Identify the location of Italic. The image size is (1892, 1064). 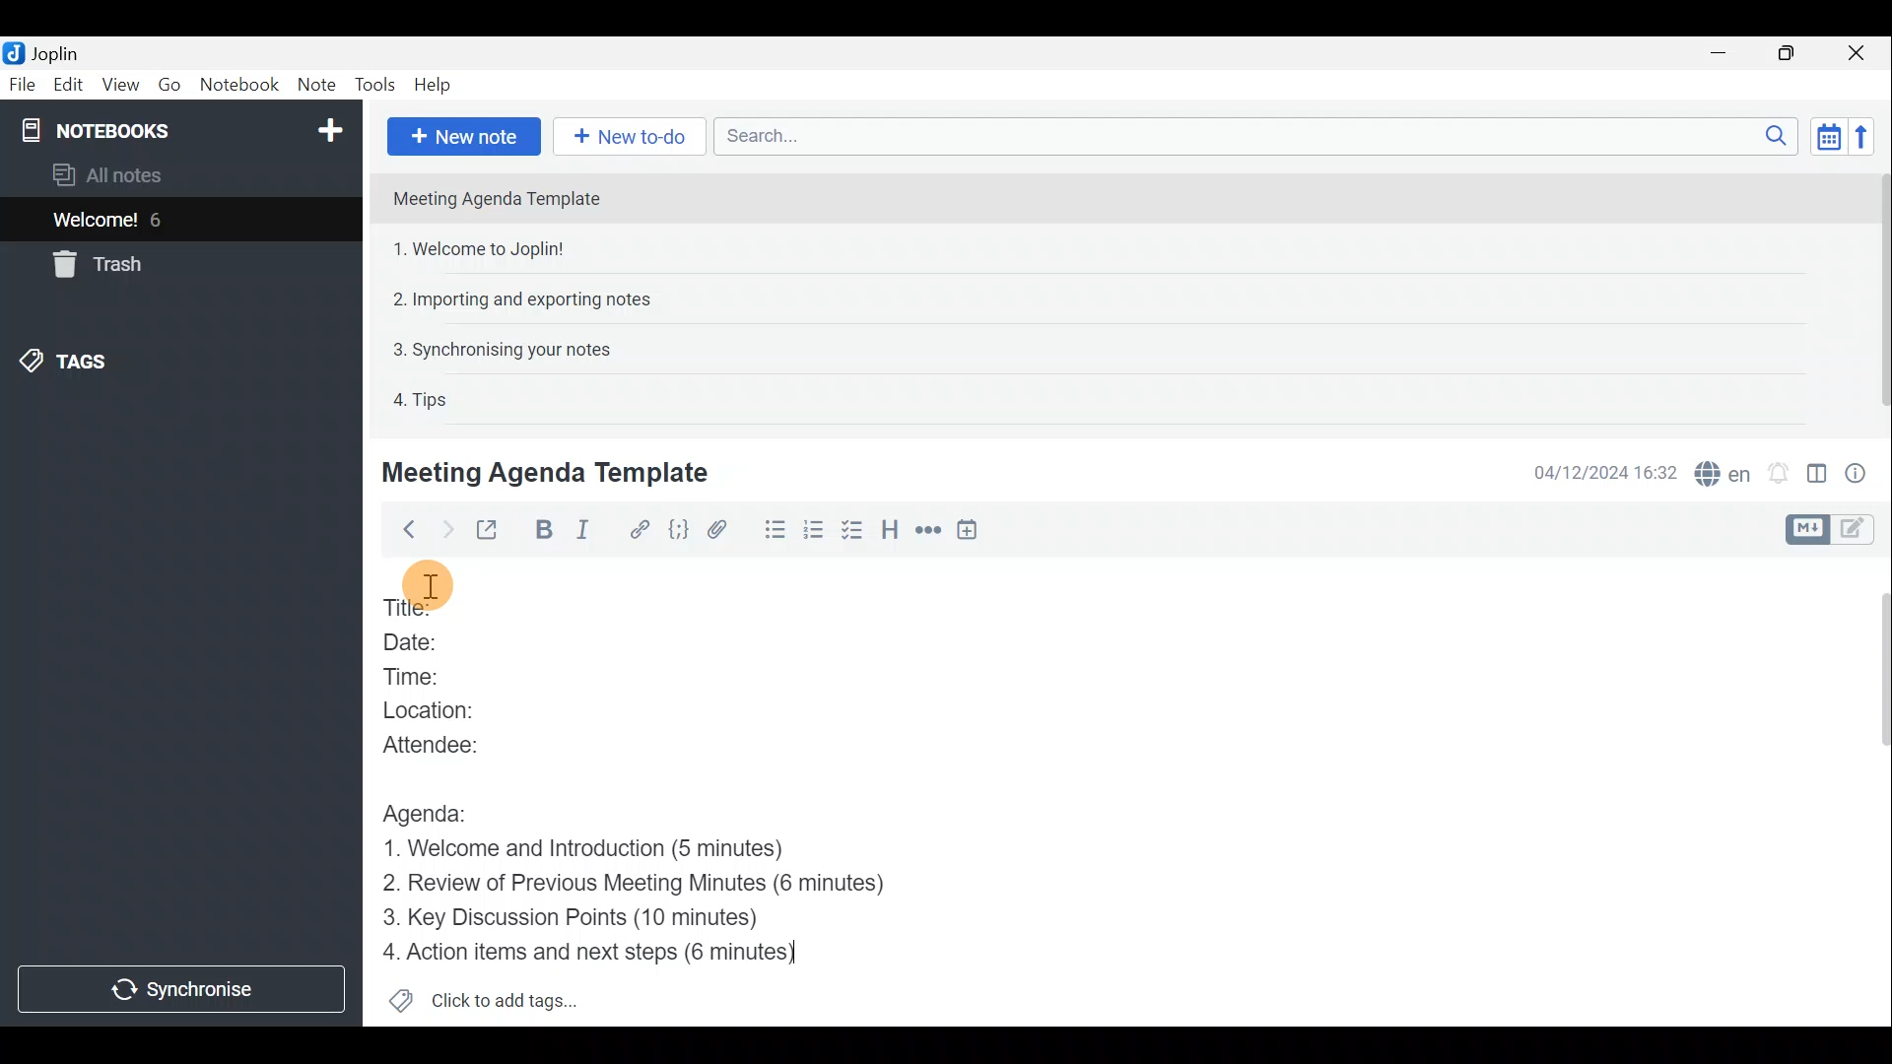
(594, 531).